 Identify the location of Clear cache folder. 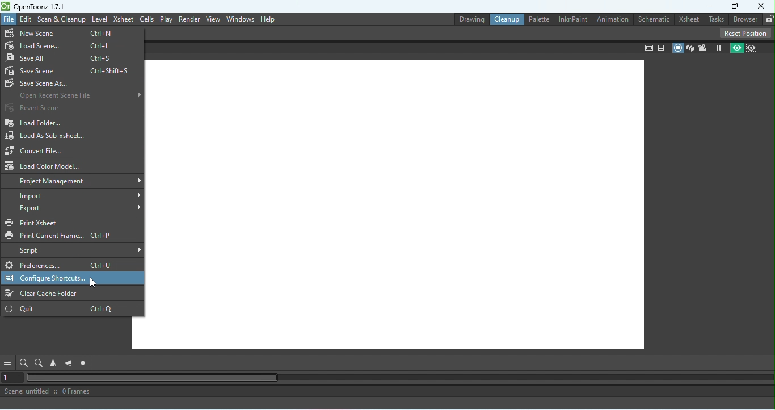
(49, 295).